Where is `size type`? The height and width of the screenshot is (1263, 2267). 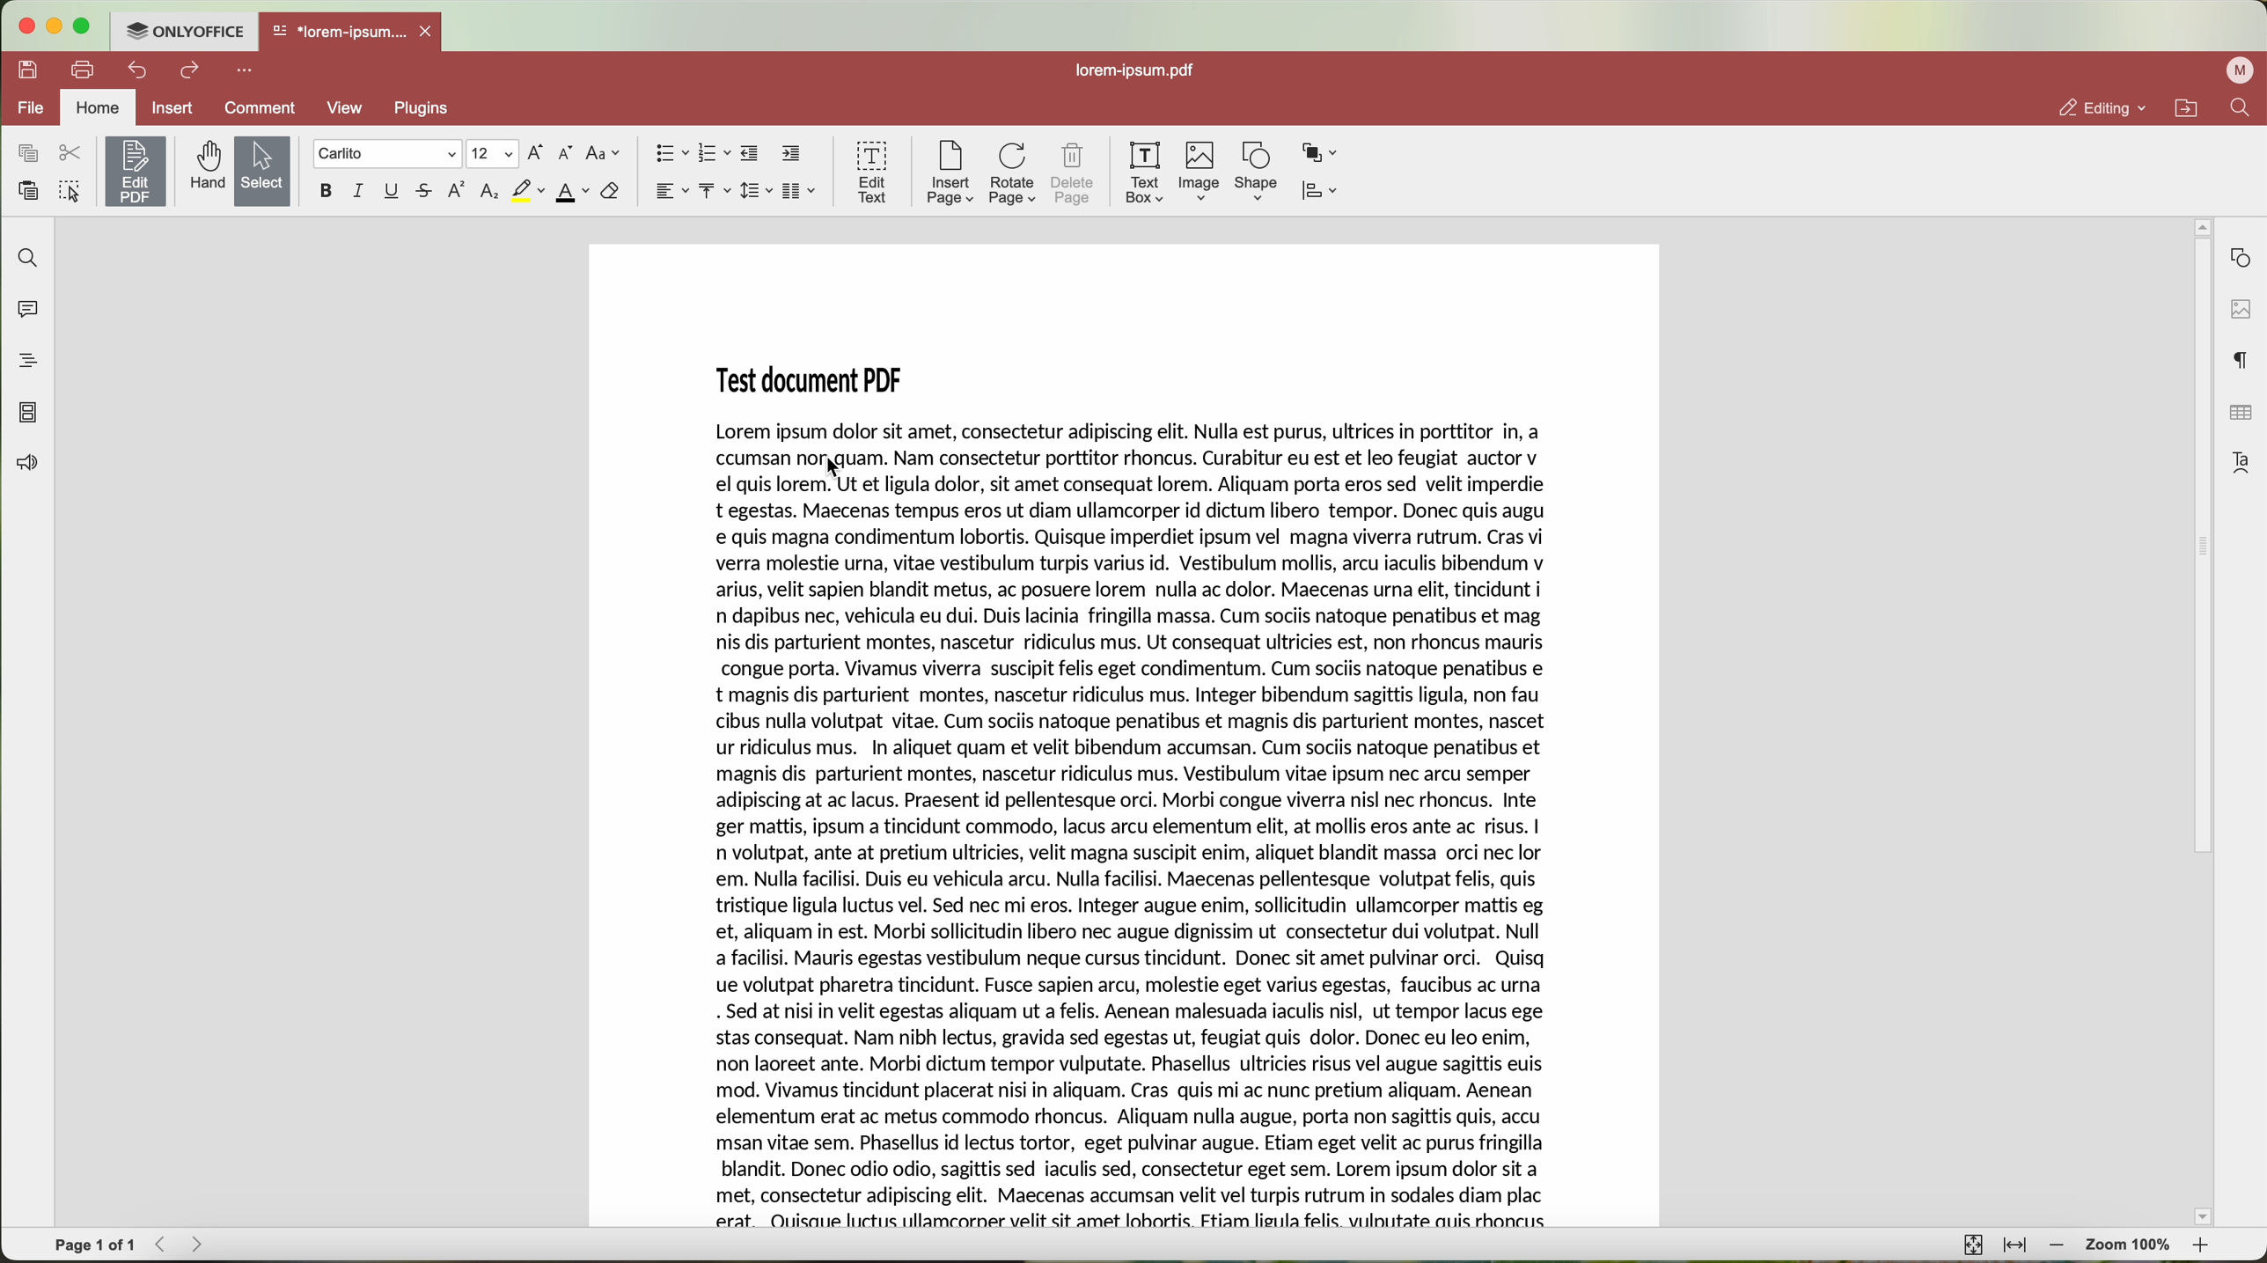 size type is located at coordinates (492, 153).